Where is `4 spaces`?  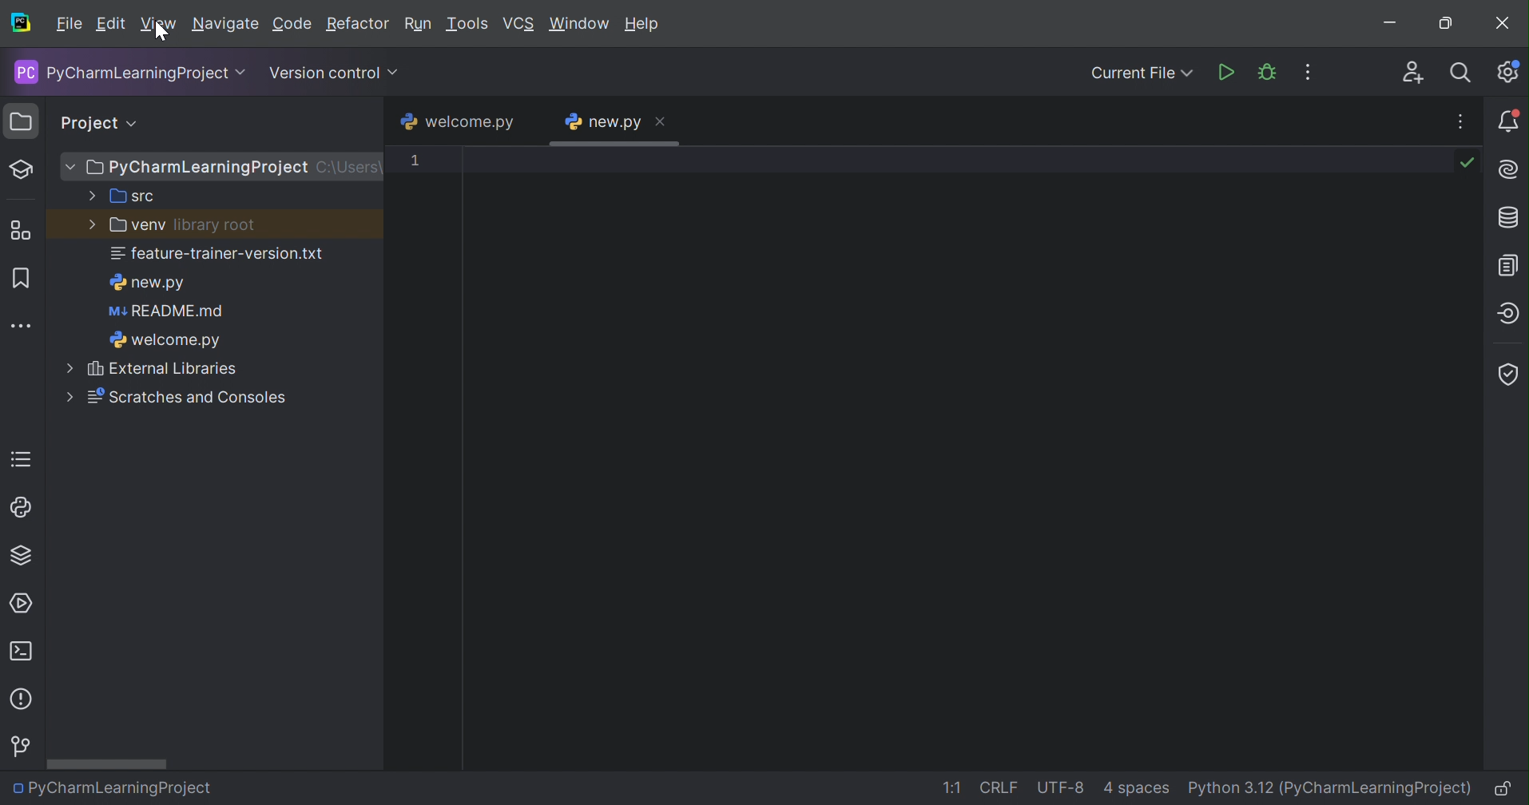
4 spaces is located at coordinates (1138, 791).